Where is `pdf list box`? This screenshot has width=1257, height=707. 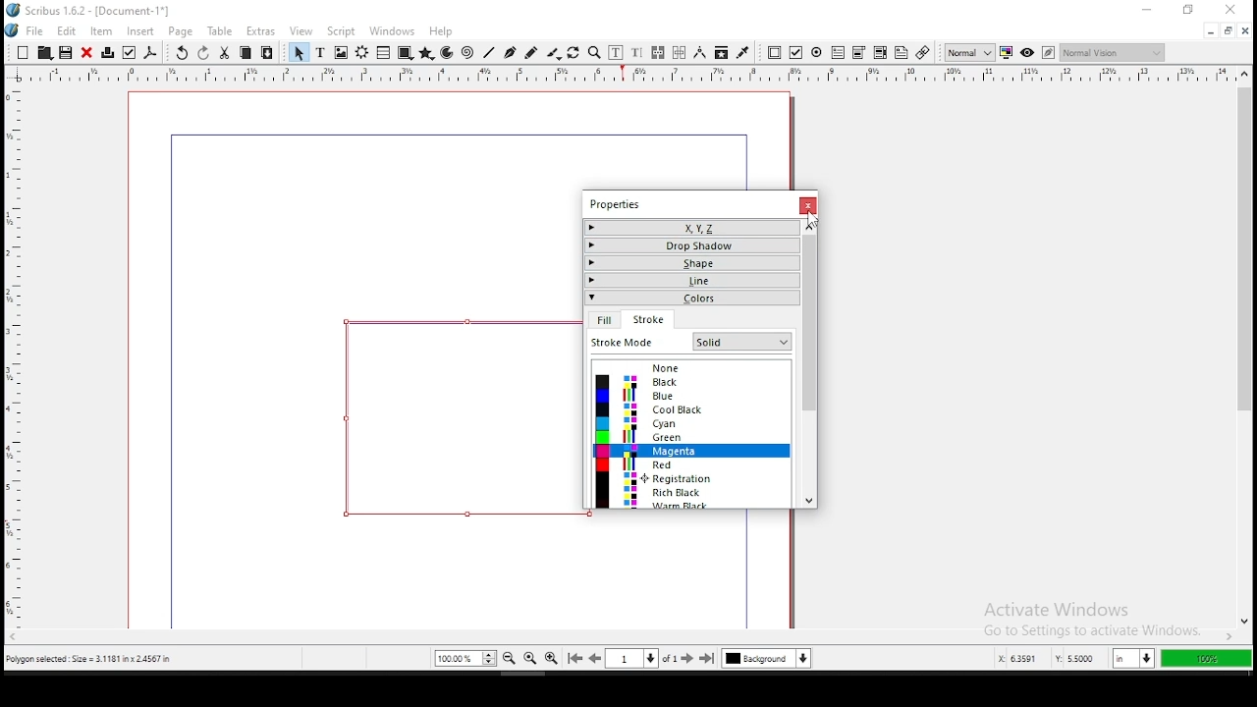
pdf list box is located at coordinates (860, 54).